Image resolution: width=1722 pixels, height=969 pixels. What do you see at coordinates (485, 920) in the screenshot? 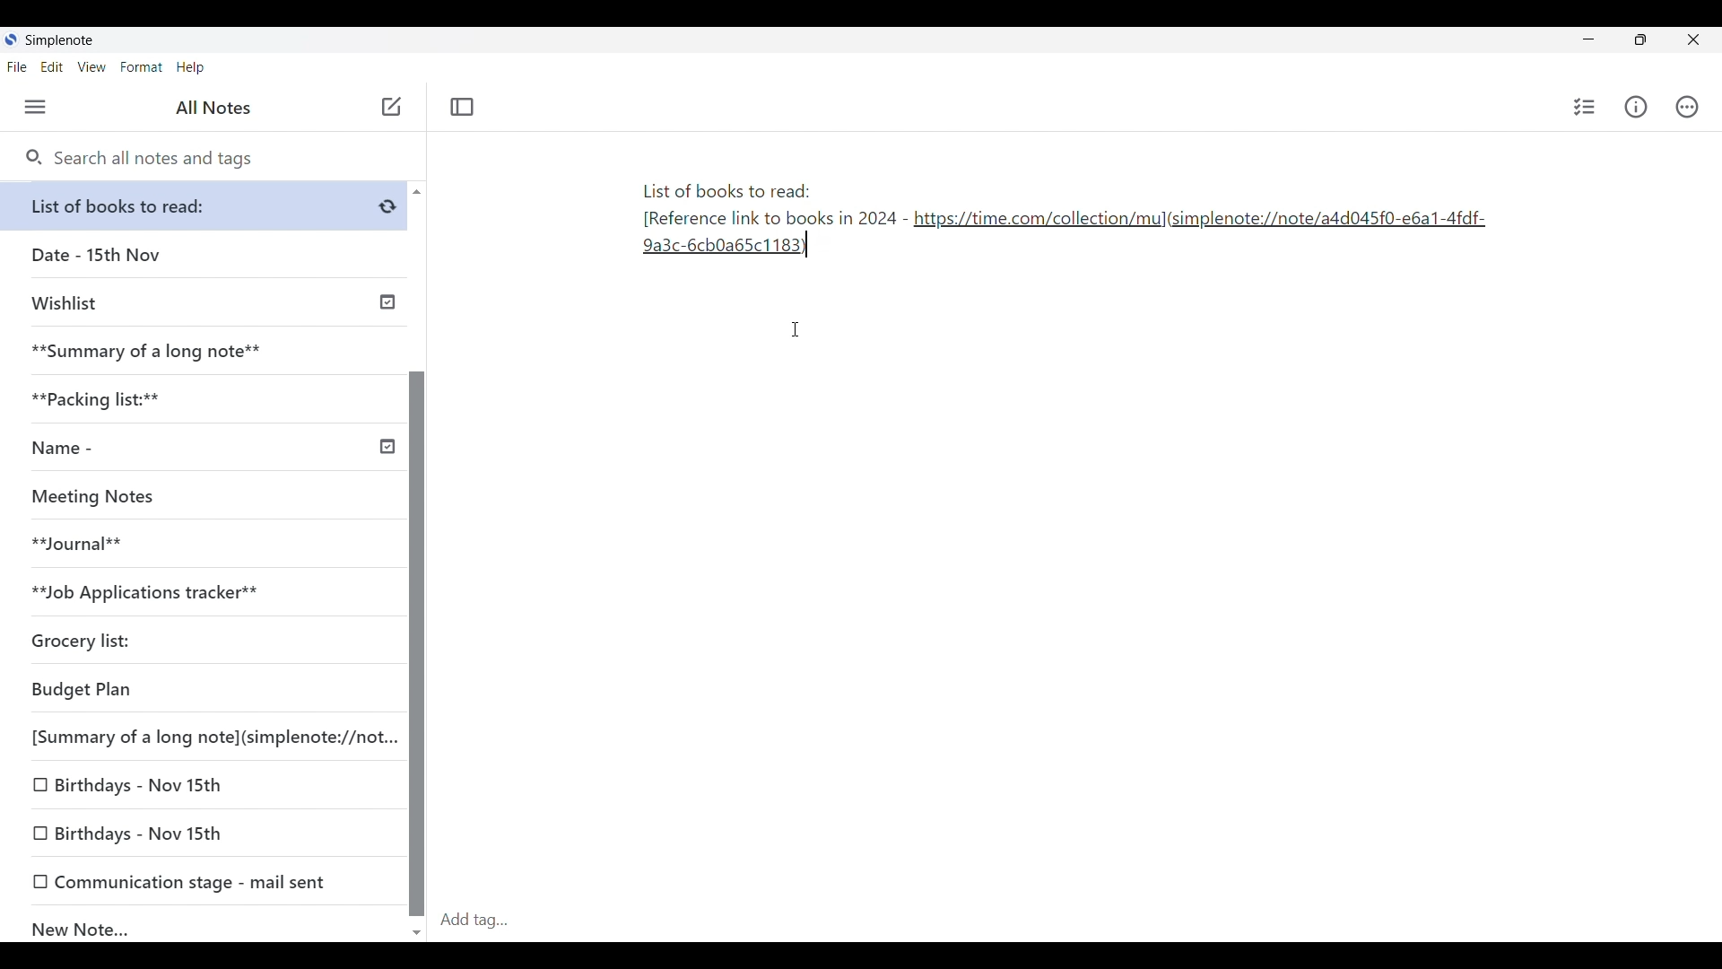
I see `Add tag...` at bounding box center [485, 920].